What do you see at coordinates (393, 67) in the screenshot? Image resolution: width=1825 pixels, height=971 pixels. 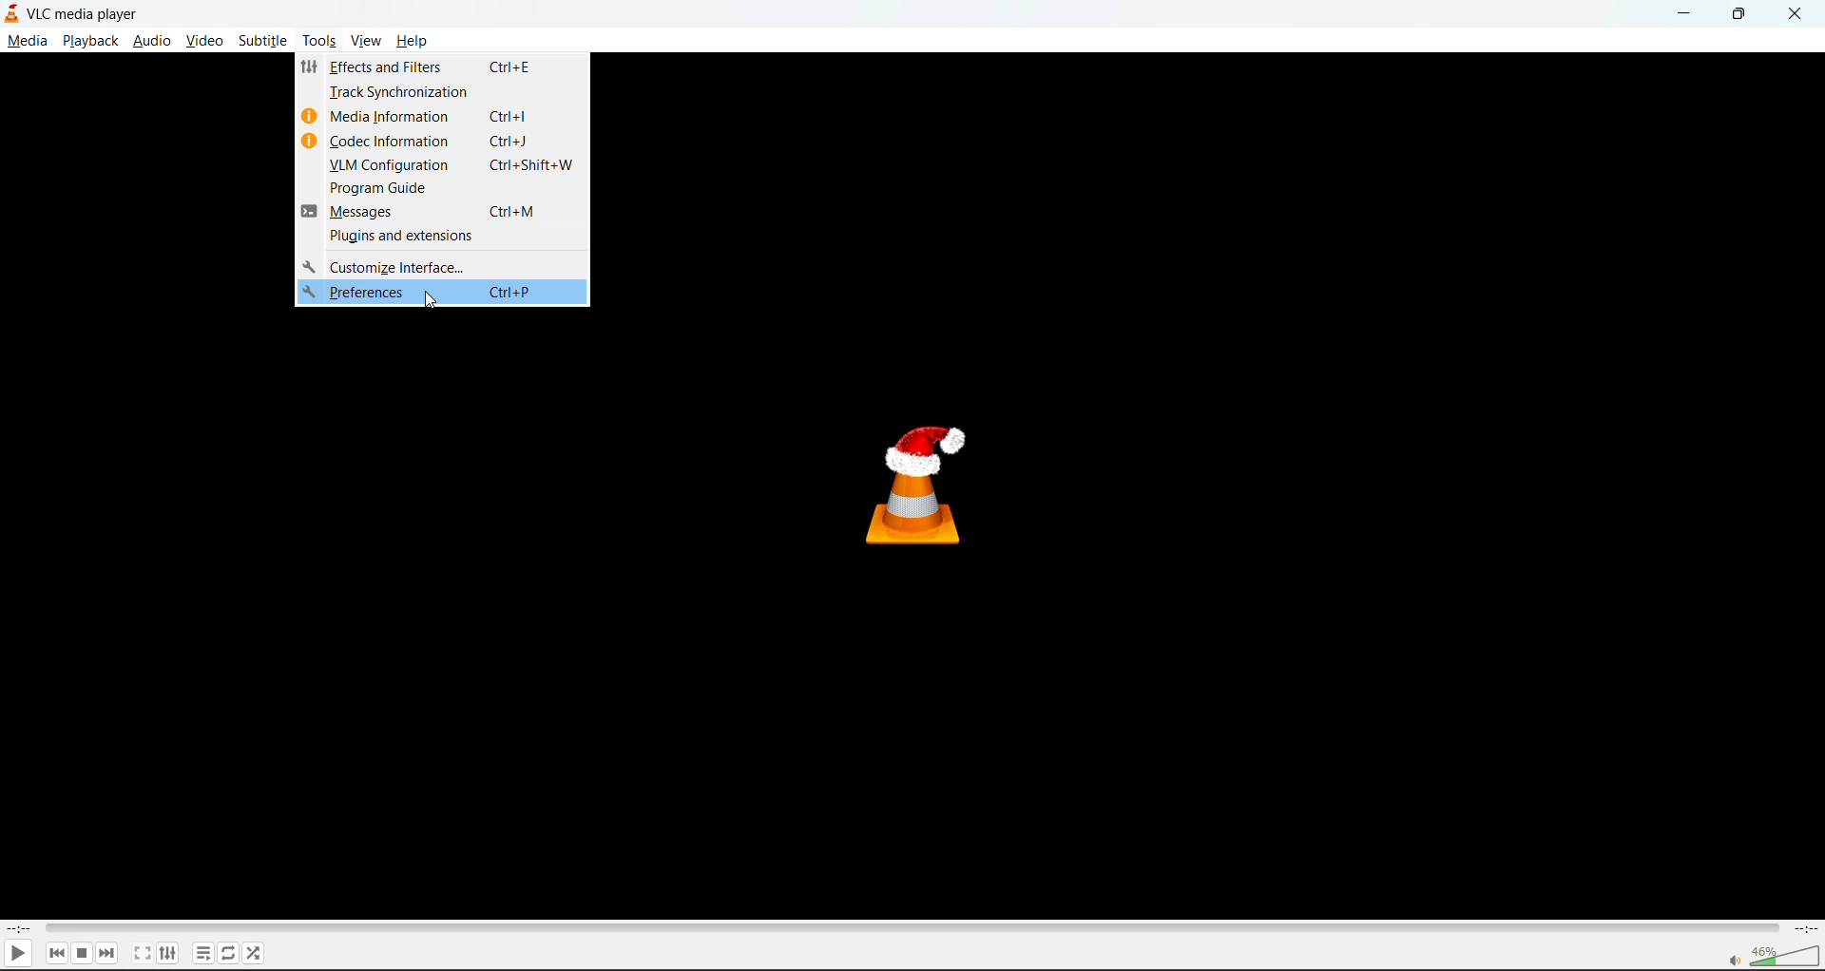 I see `effects and filters` at bounding box center [393, 67].